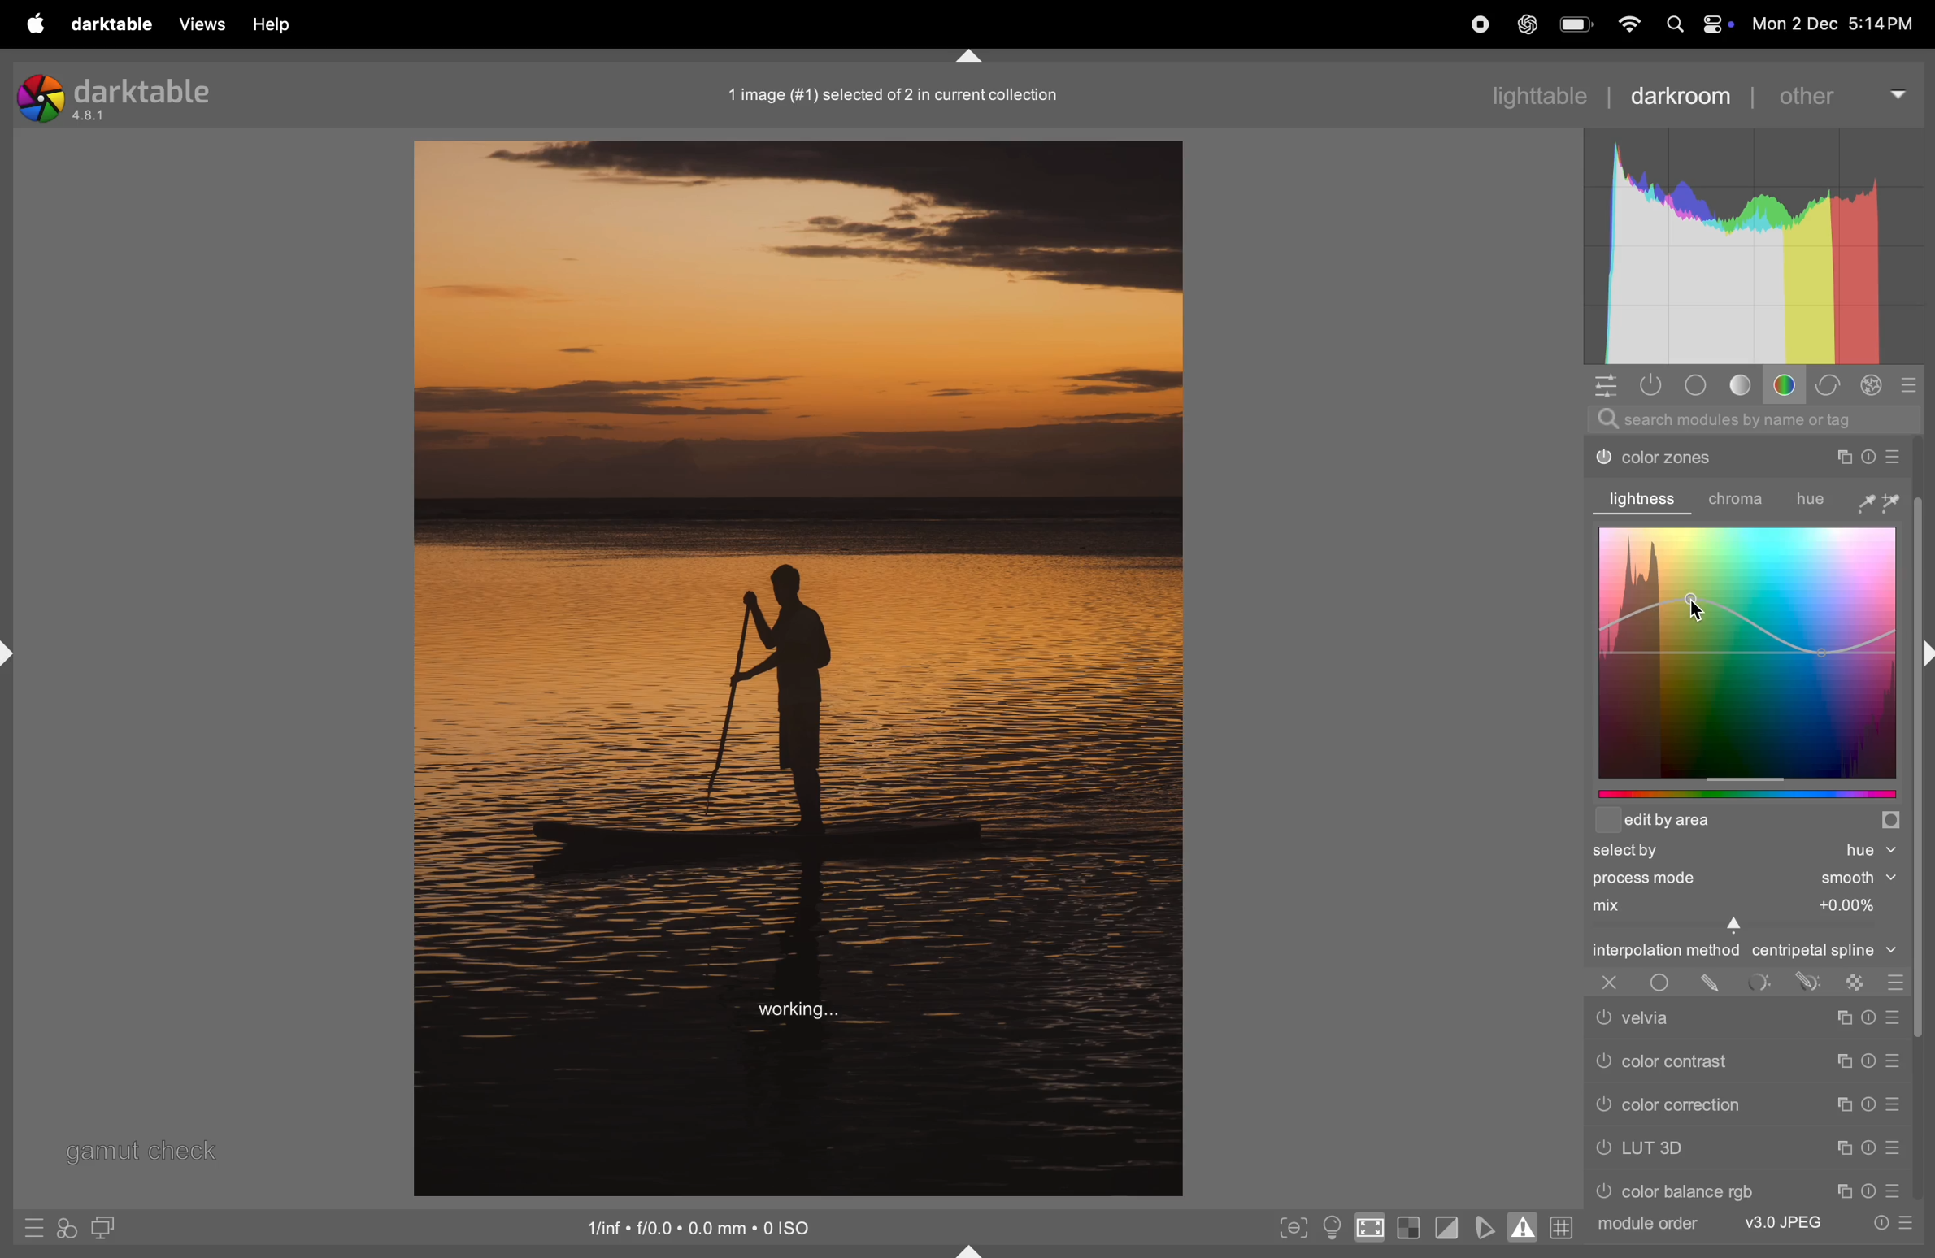  I want to click on , so click(1830, 385).